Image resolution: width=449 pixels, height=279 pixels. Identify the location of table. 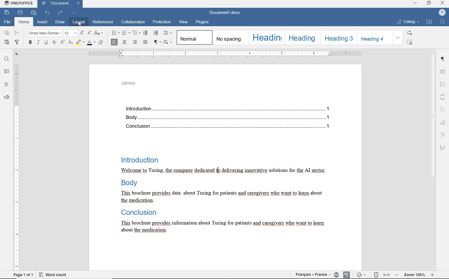
(443, 72).